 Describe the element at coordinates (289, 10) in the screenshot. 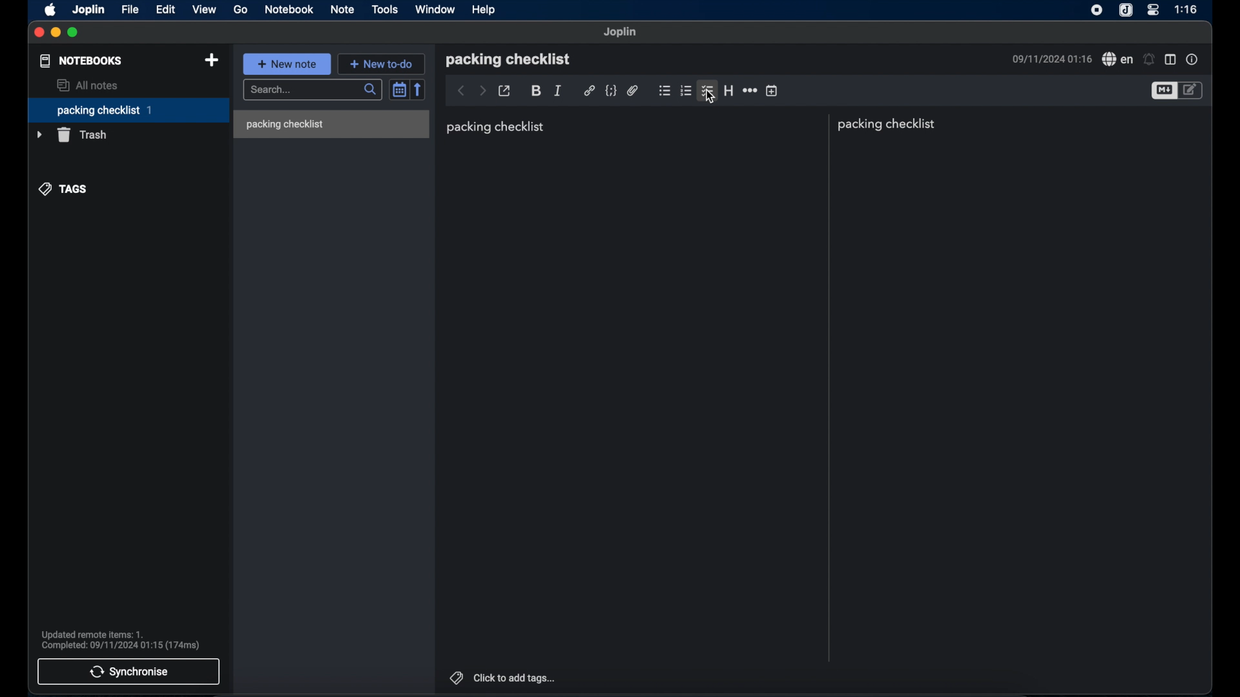

I see `notebook` at that location.